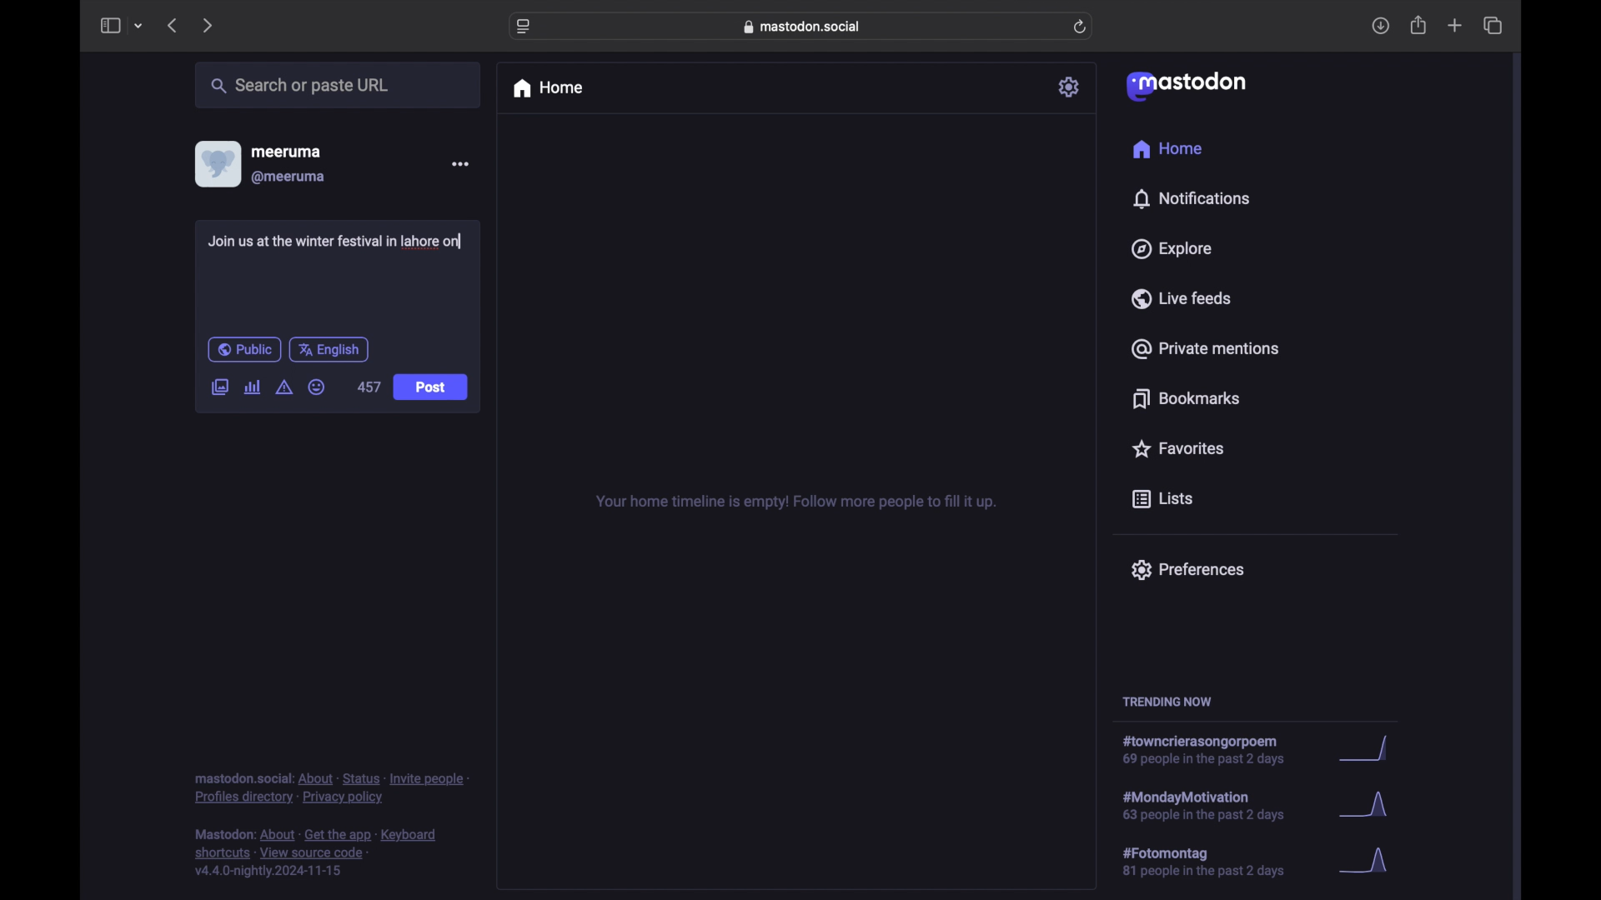 The width and height of the screenshot is (1601, 900). What do you see at coordinates (806, 26) in the screenshot?
I see `web address` at bounding box center [806, 26].